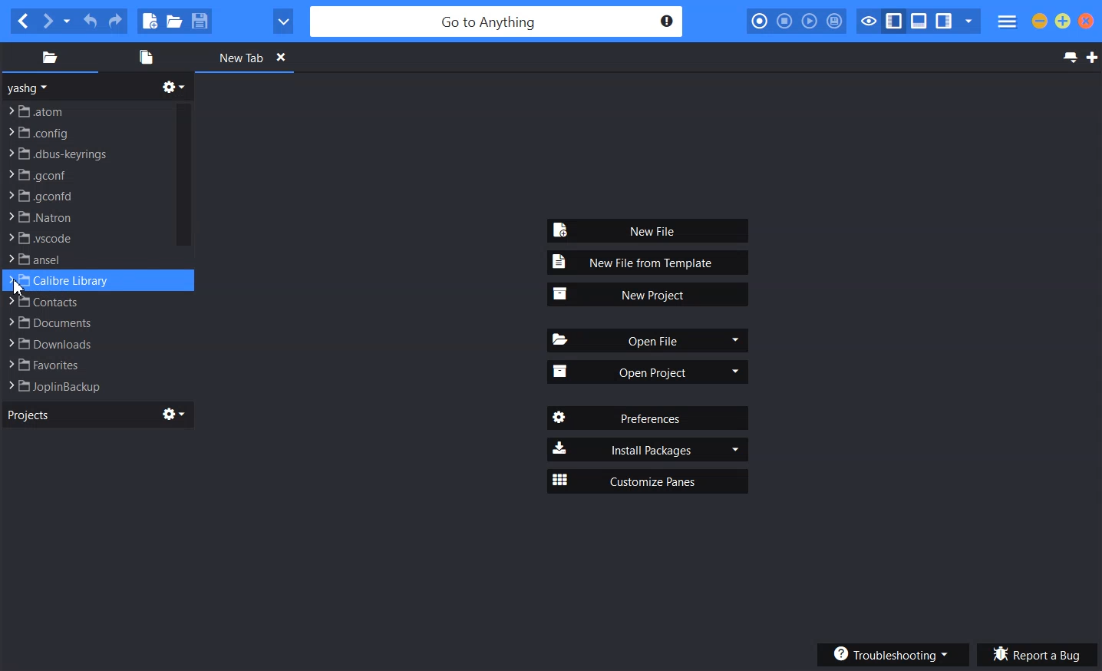  What do you see at coordinates (1008, 22) in the screenshot?
I see `Menu` at bounding box center [1008, 22].